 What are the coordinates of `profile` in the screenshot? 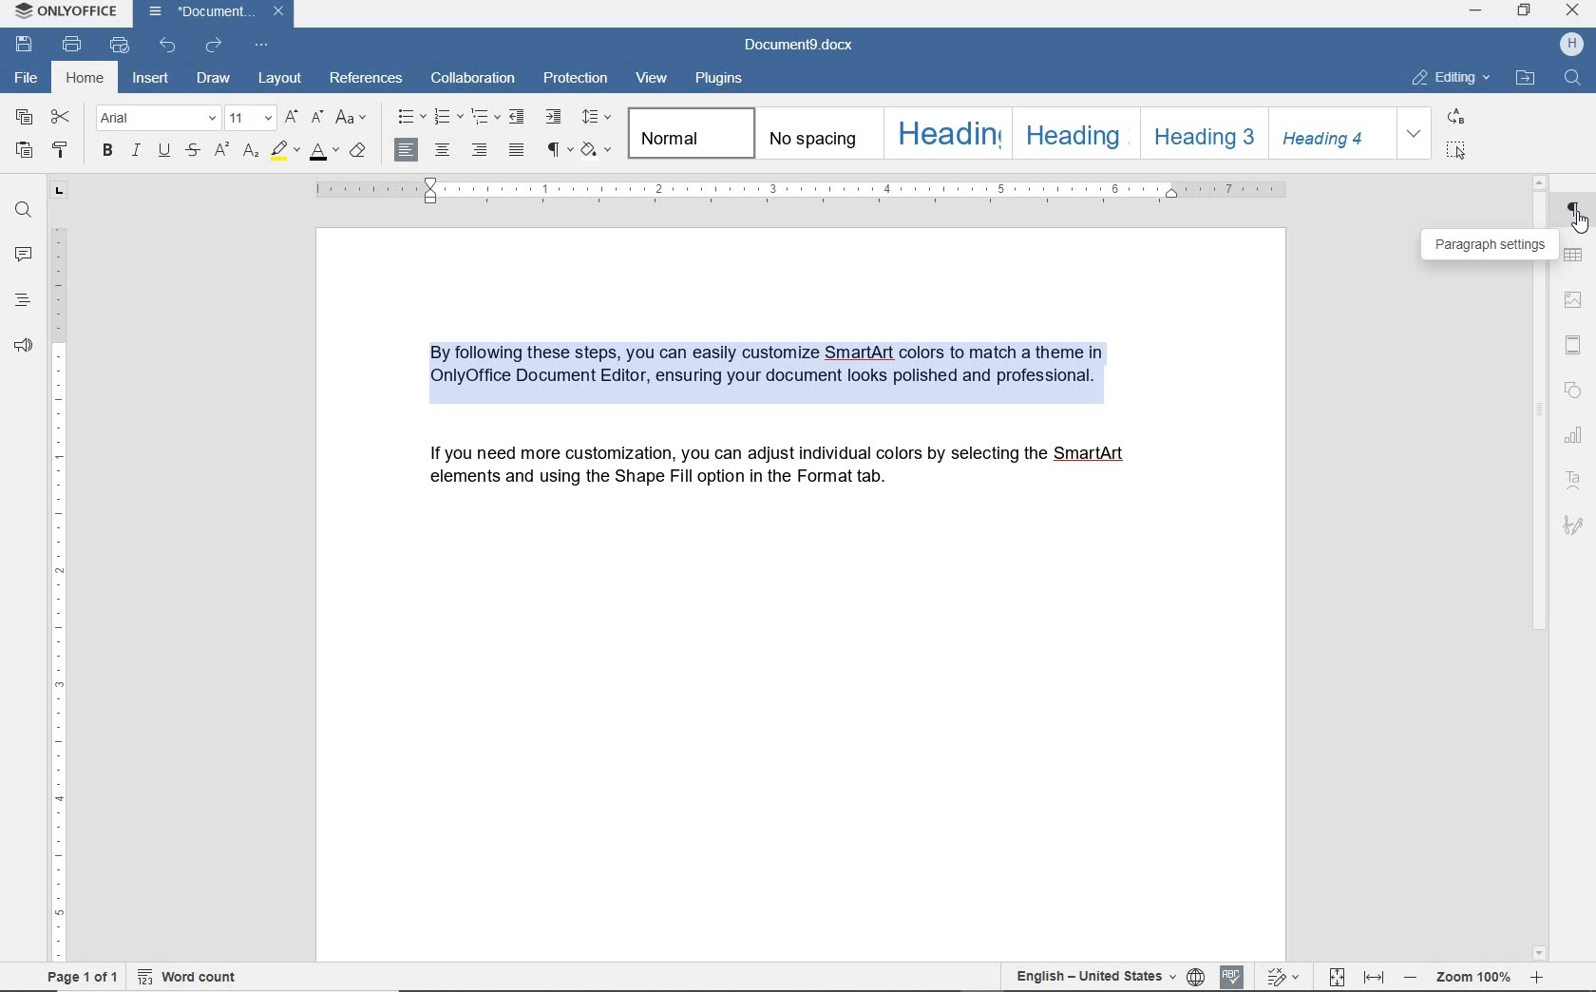 It's located at (1570, 46).